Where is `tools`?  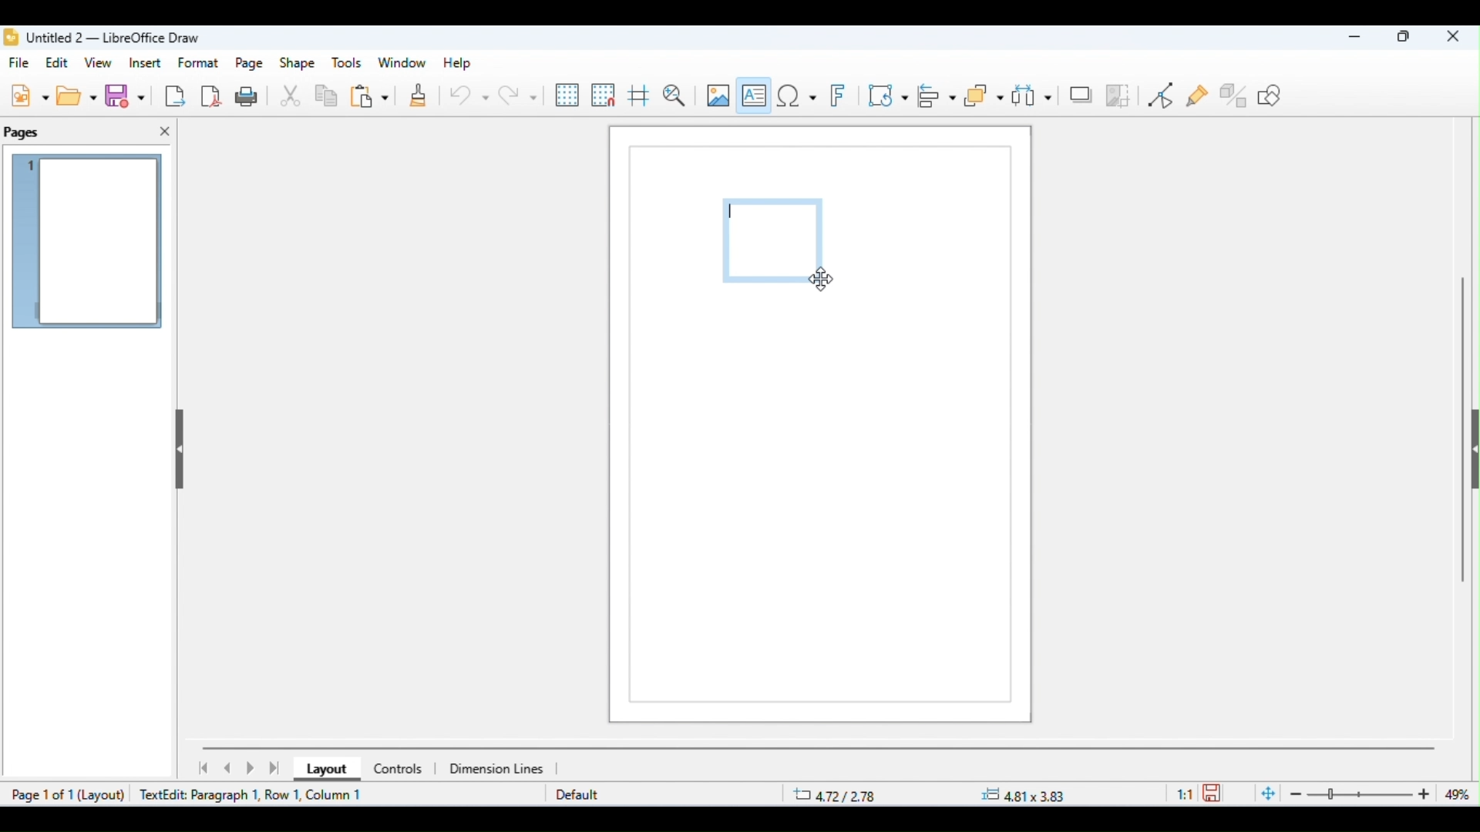
tools is located at coordinates (347, 63).